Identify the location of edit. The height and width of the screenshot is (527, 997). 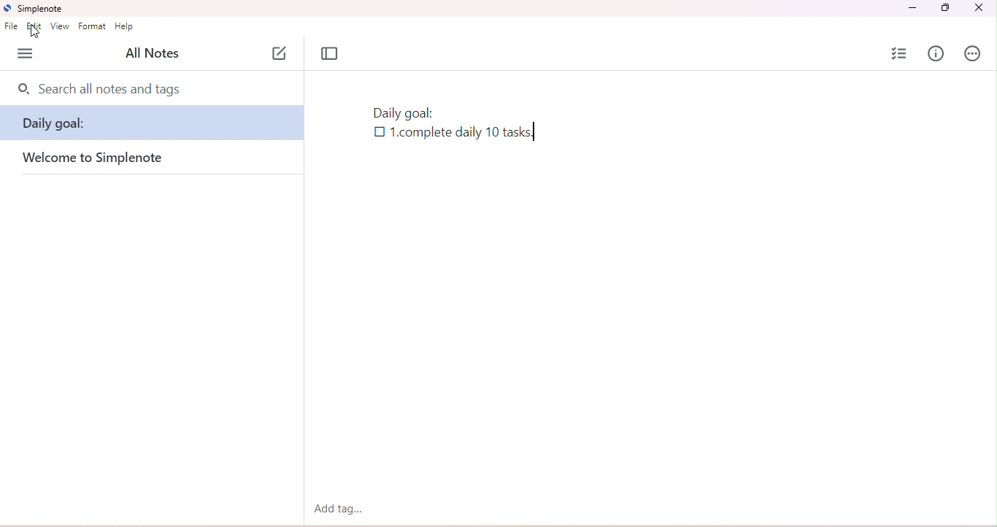
(35, 26).